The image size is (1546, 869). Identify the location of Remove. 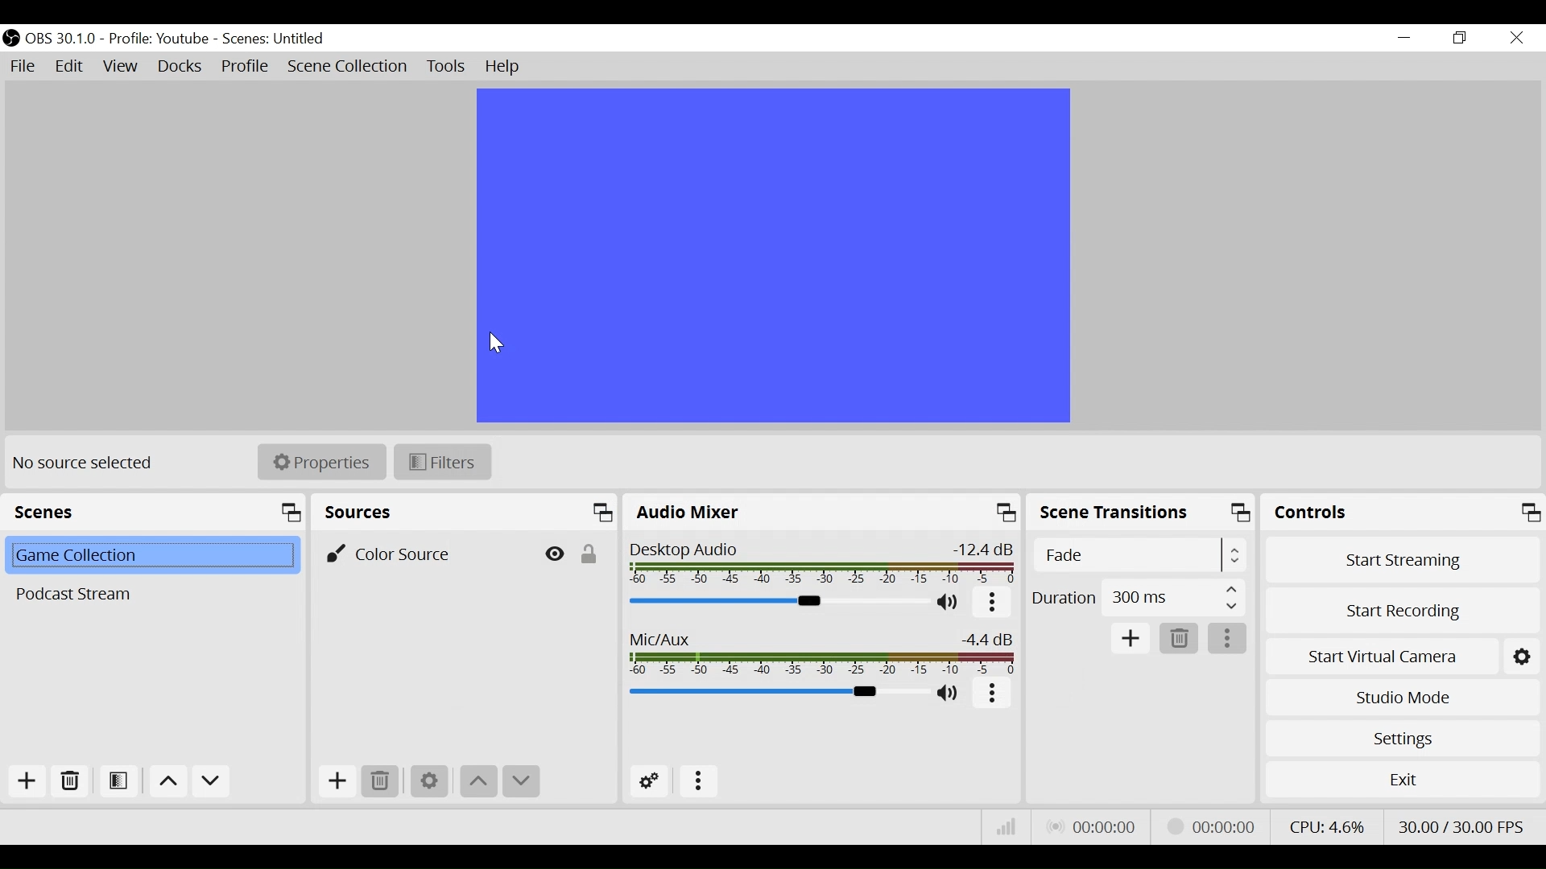
(382, 782).